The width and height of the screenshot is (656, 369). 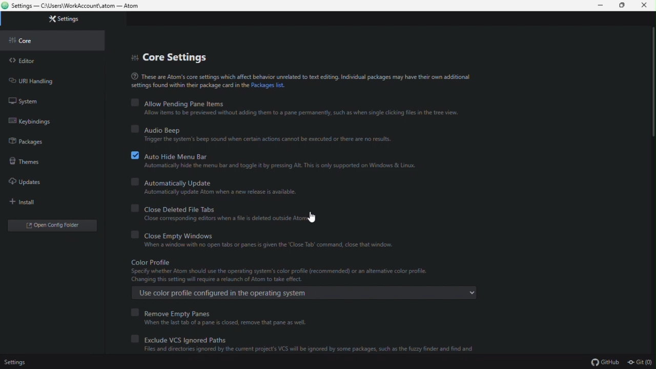 What do you see at coordinates (168, 155) in the screenshot?
I see `Auto hide menu bar` at bounding box center [168, 155].